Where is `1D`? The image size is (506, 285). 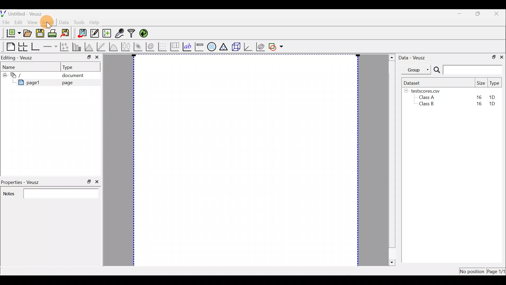 1D is located at coordinates (493, 97).